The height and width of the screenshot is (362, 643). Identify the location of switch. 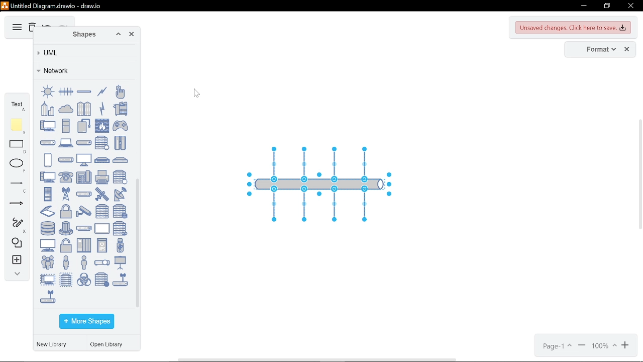
(84, 228).